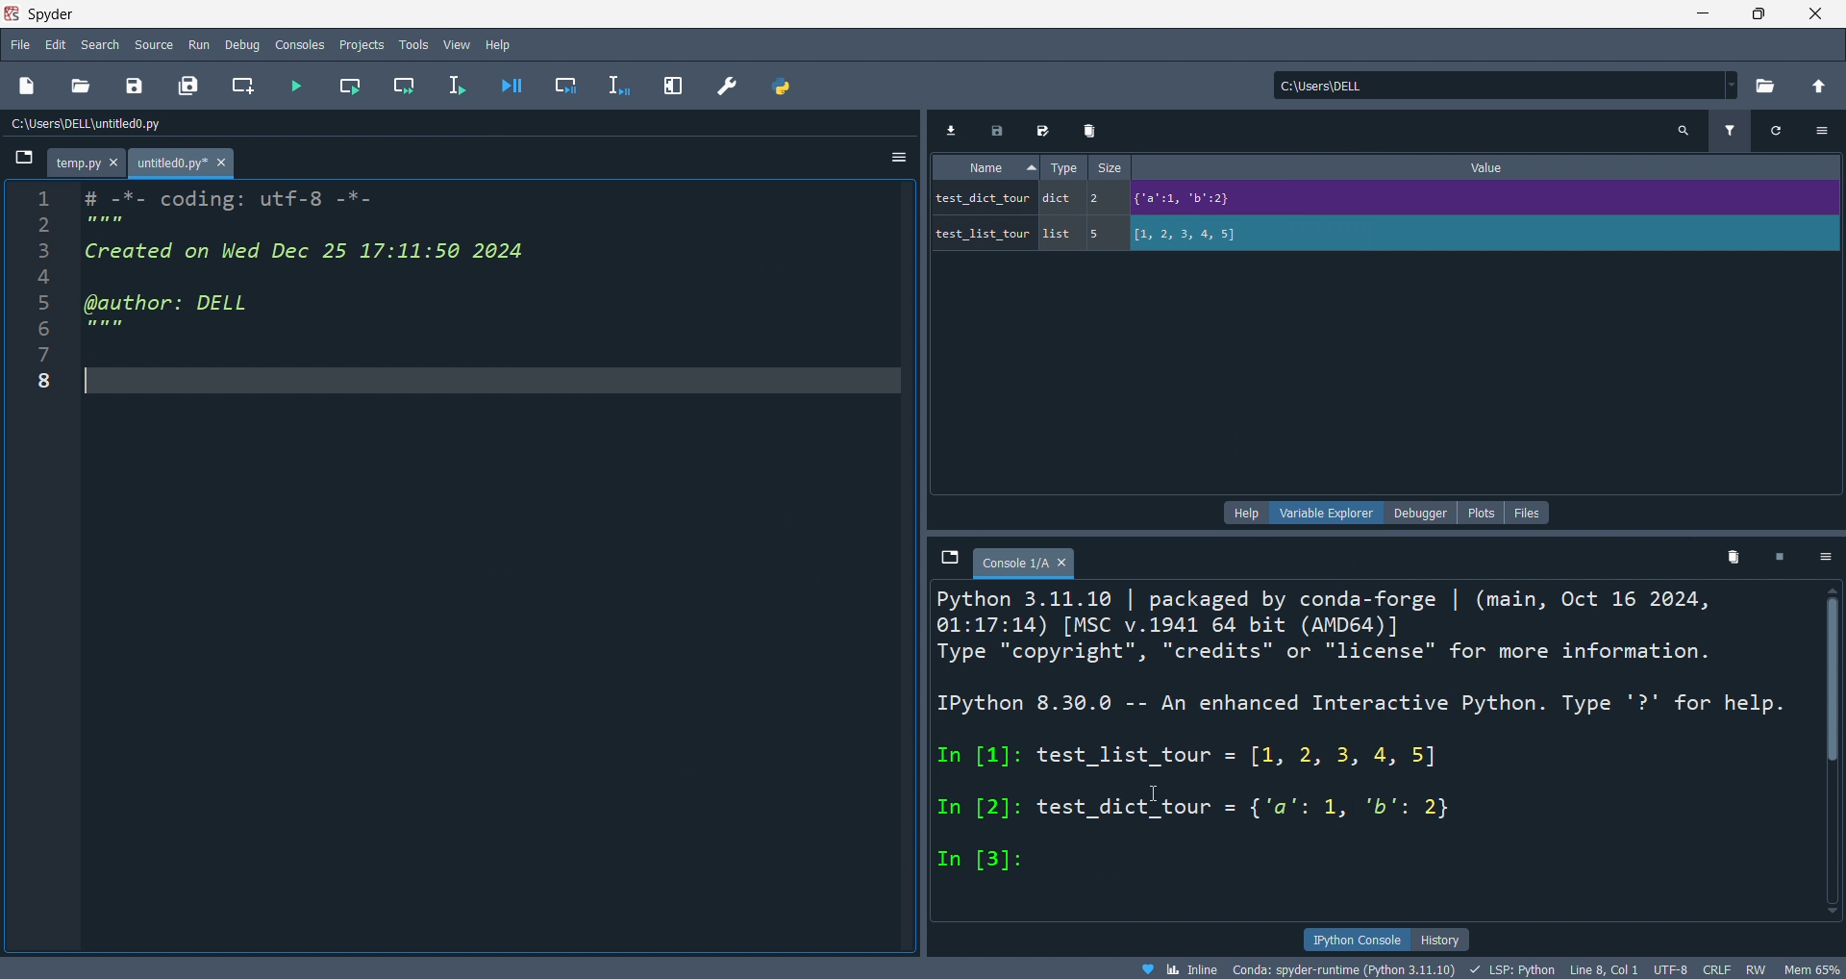 This screenshot has width=1846, height=979. Describe the element at coordinates (453, 45) in the screenshot. I see `view` at that location.